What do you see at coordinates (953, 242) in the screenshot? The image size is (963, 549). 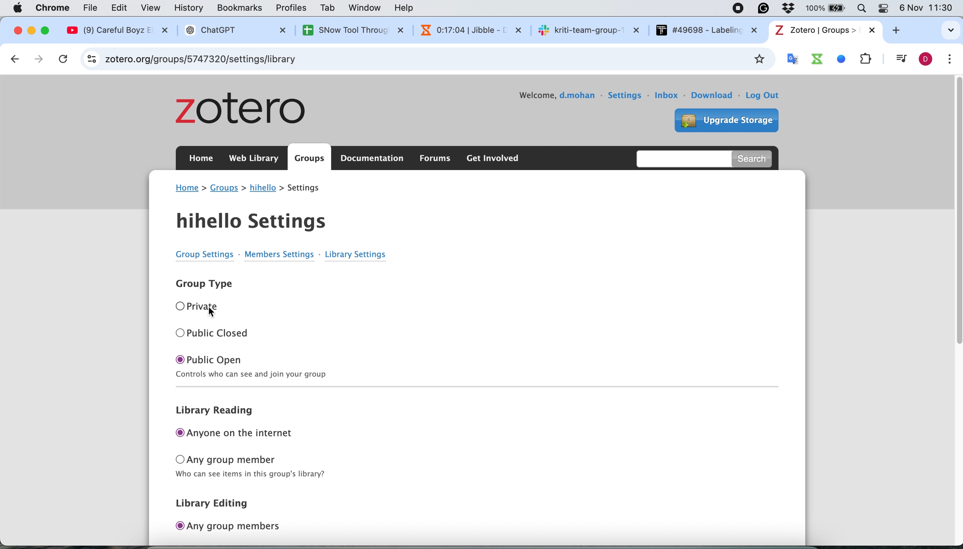 I see `vertical scroll bar` at bounding box center [953, 242].